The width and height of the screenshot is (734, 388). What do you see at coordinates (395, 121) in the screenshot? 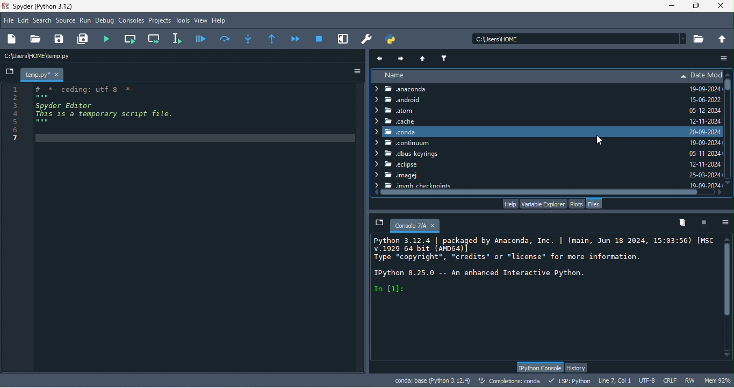
I see `cache` at bounding box center [395, 121].